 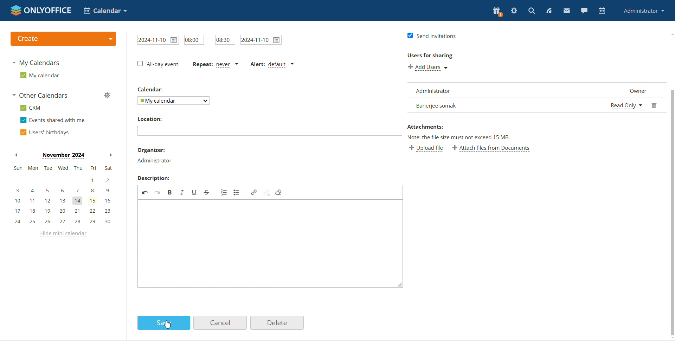 What do you see at coordinates (105, 11) in the screenshot?
I see `select application` at bounding box center [105, 11].